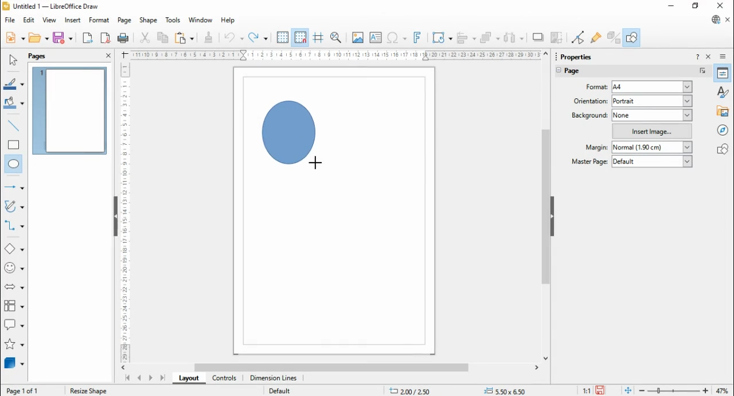 The width and height of the screenshot is (734, 396). Describe the element at coordinates (597, 37) in the screenshot. I see `show glue point functions` at that location.